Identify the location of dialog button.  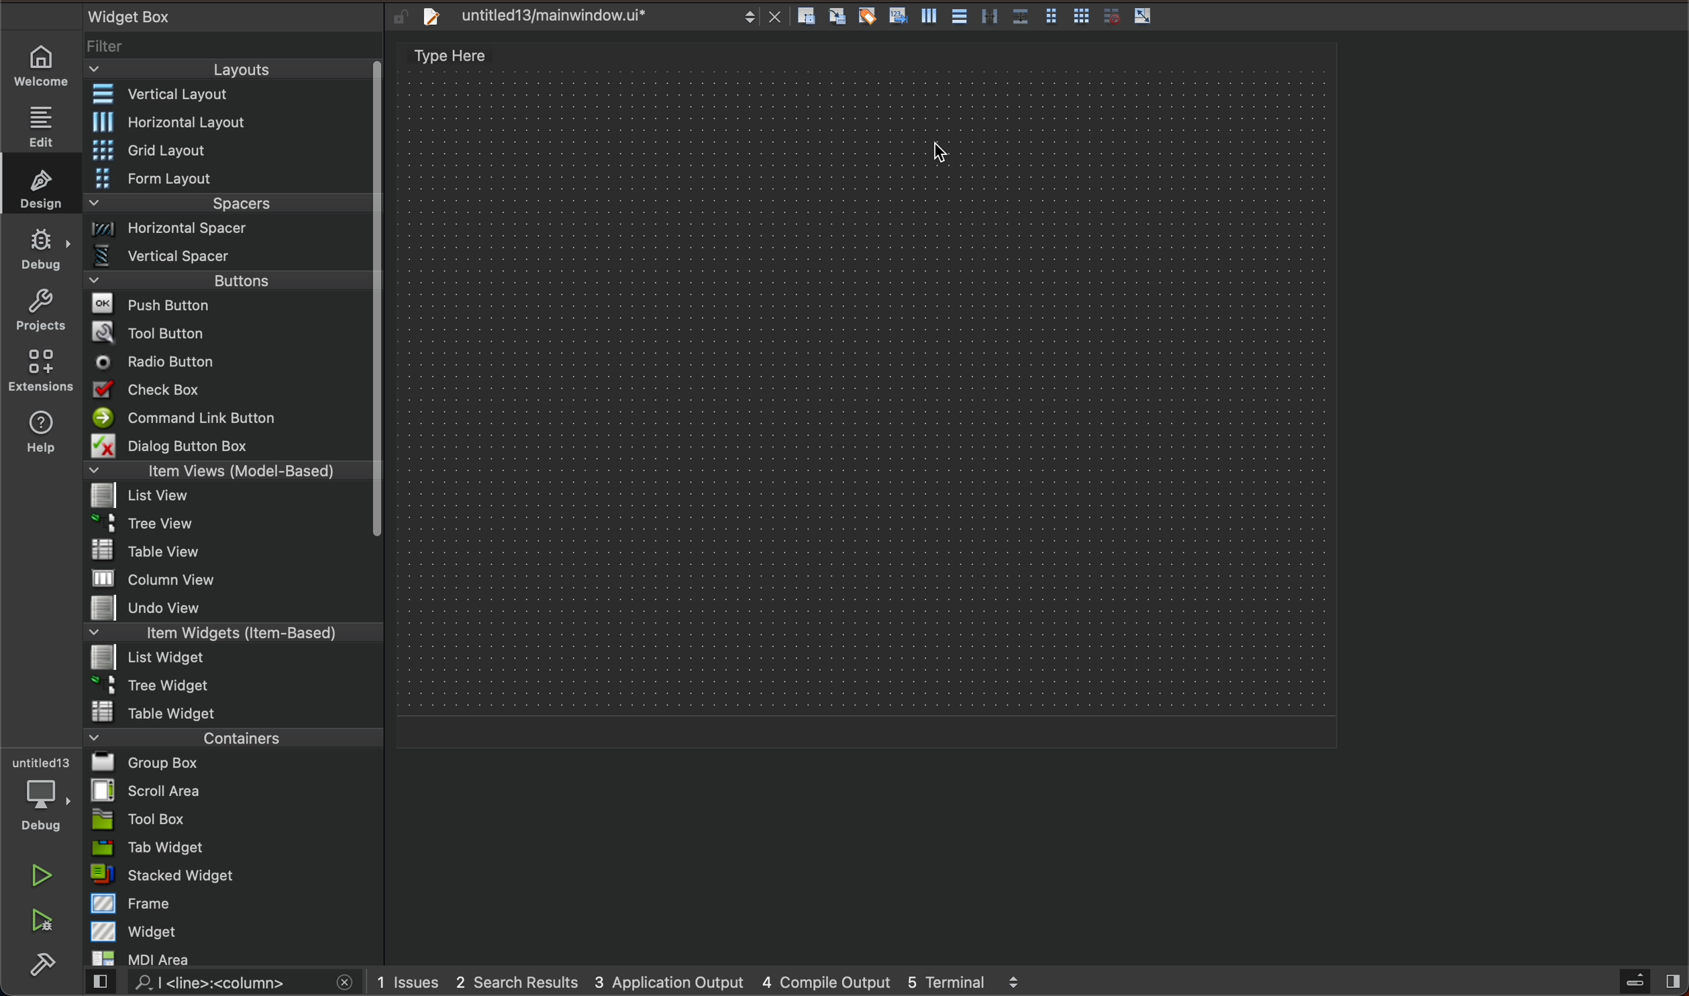
(230, 445).